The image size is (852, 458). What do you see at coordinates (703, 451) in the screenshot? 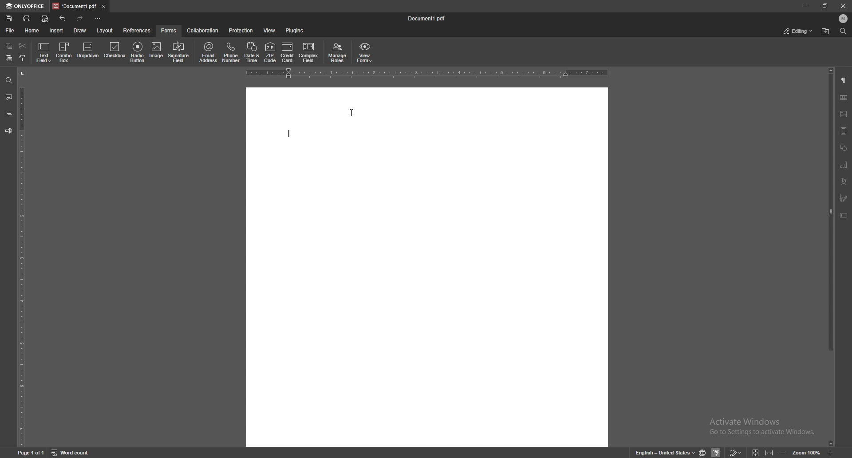
I see `change doc language` at bounding box center [703, 451].